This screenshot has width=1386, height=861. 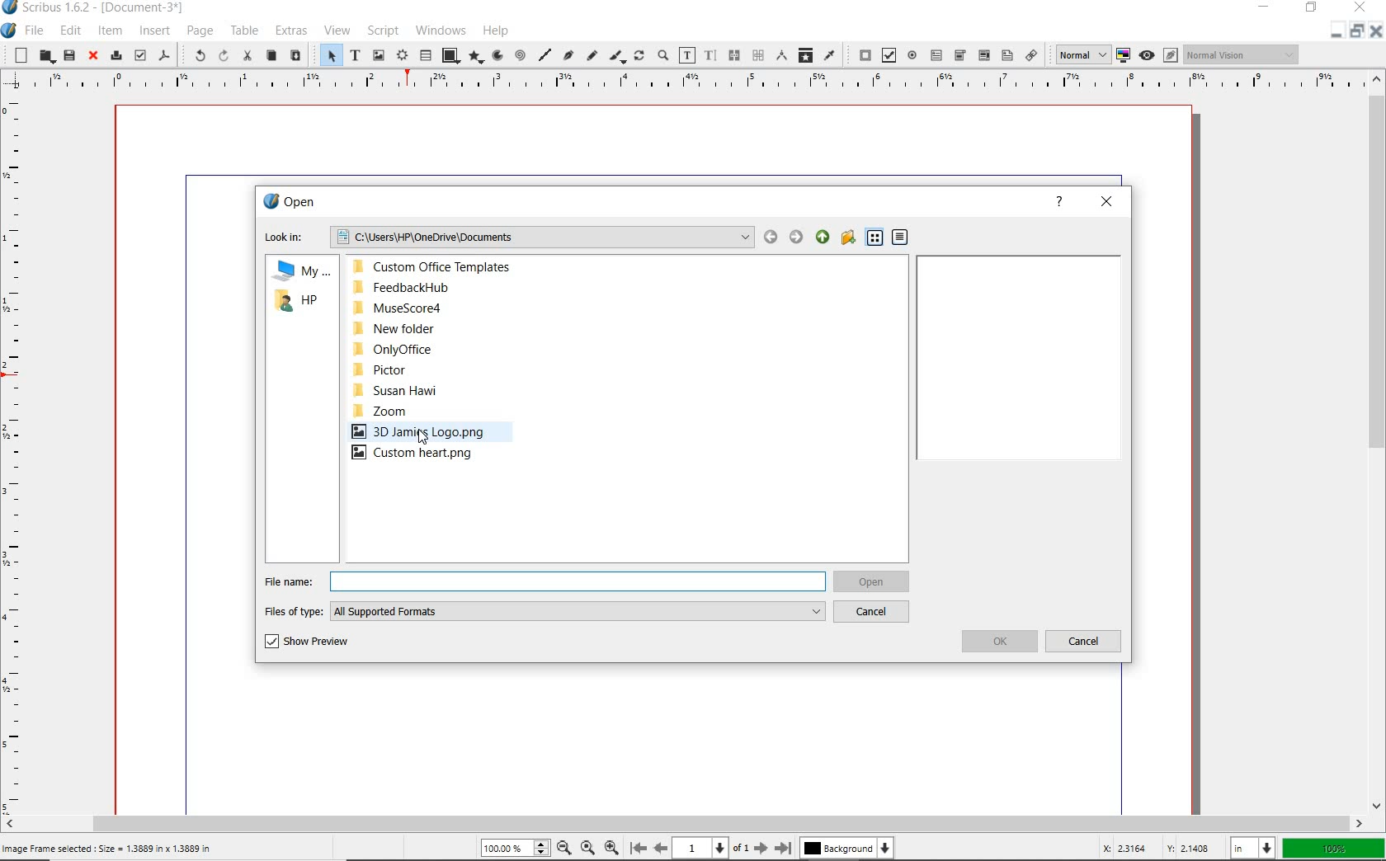 I want to click on freehand line, so click(x=589, y=54).